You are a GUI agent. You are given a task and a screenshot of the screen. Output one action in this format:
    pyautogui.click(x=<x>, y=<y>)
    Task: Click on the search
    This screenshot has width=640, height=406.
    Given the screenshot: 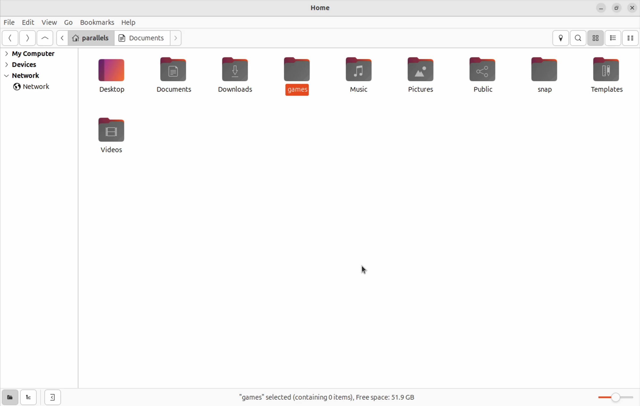 What is the action you would take?
    pyautogui.click(x=578, y=38)
    